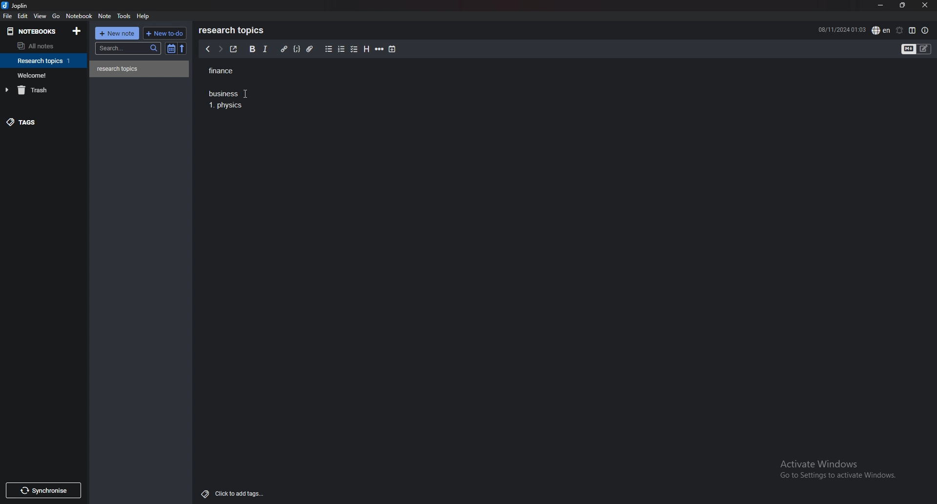 Image resolution: width=937 pixels, height=504 pixels. I want to click on search bar, so click(129, 48).